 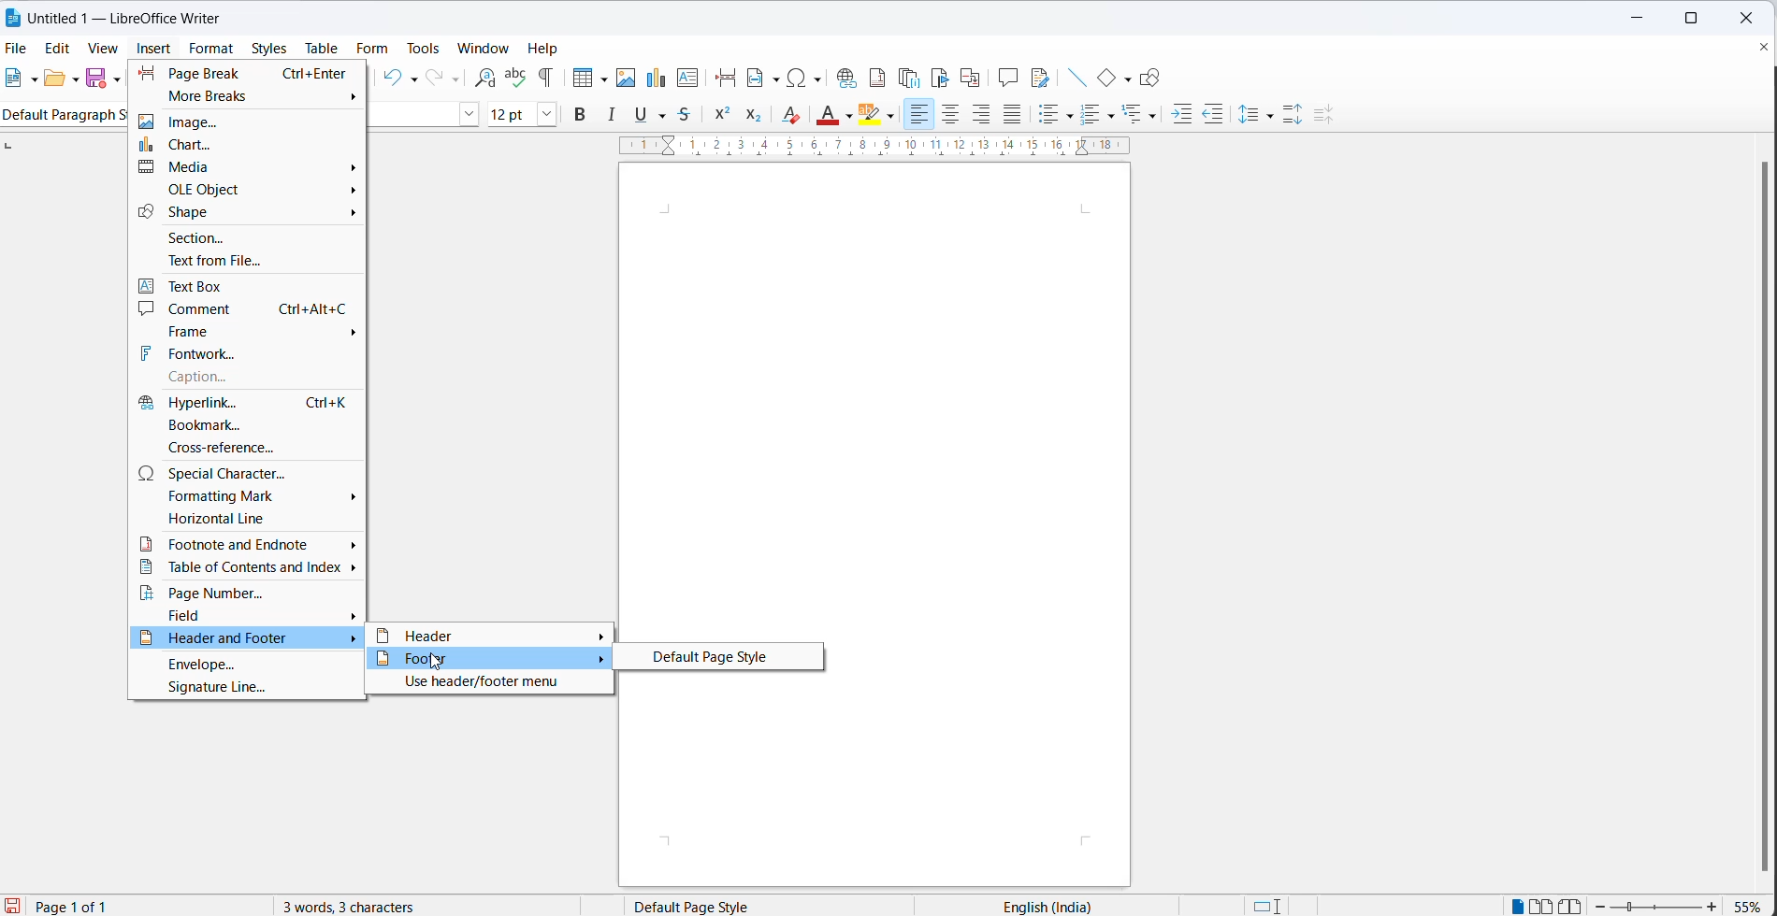 What do you see at coordinates (1071, 114) in the screenshot?
I see `toggle unordered list options` at bounding box center [1071, 114].